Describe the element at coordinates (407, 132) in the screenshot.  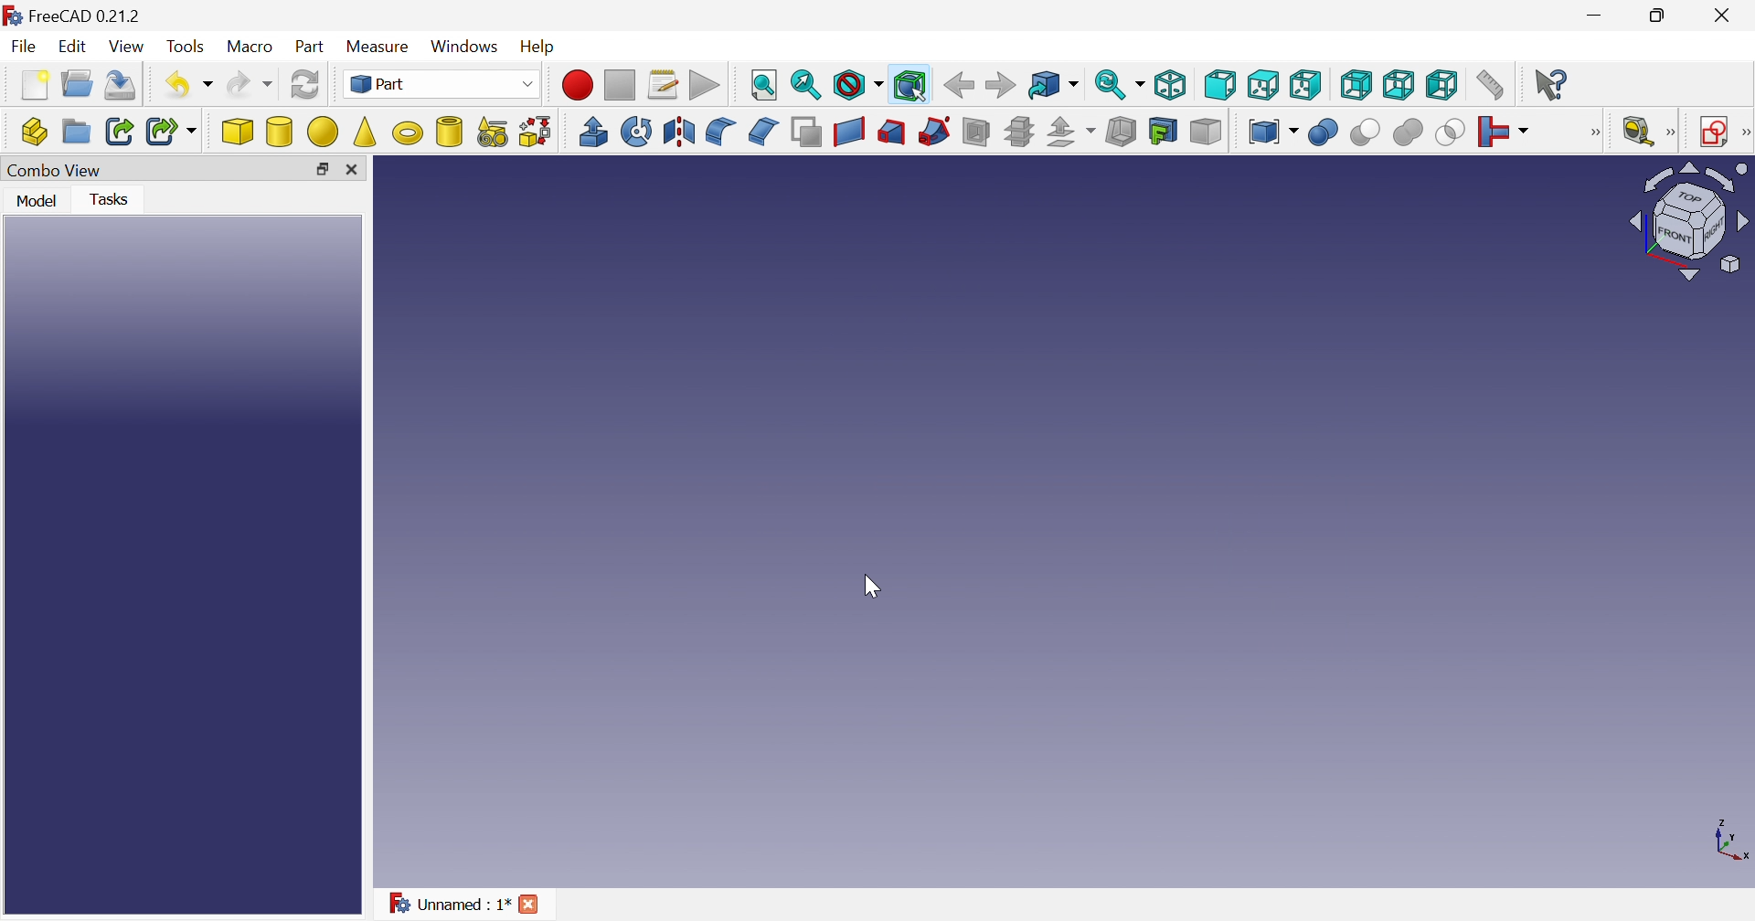
I see `Torus` at that location.